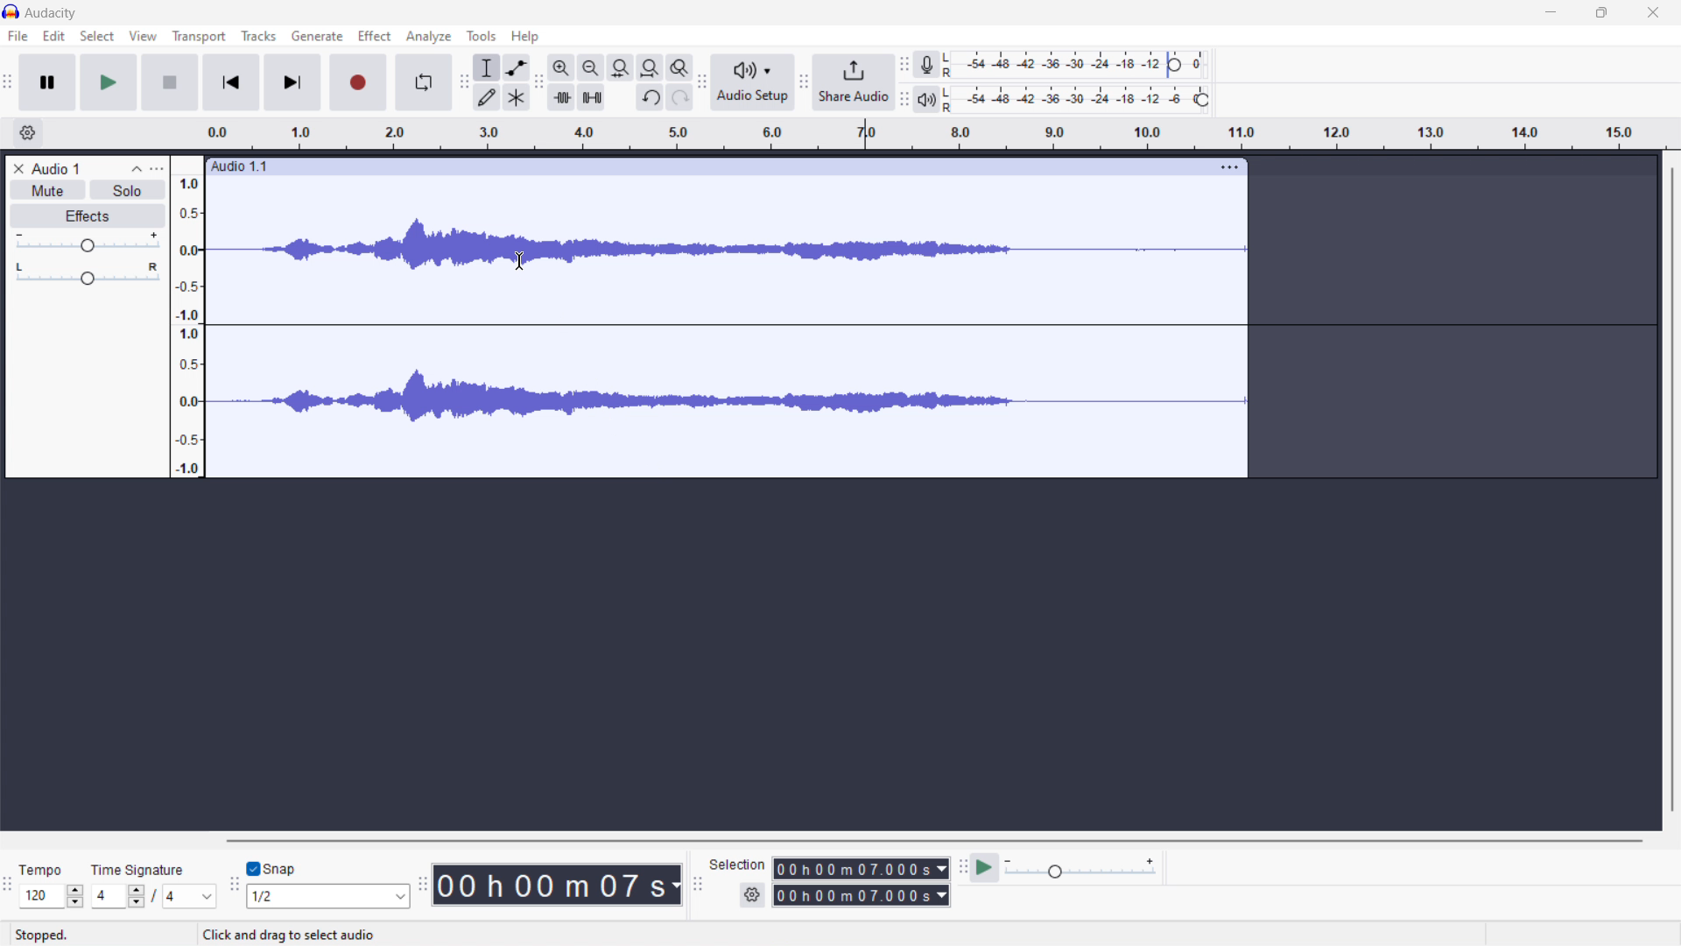 Image resolution: width=1681 pixels, height=946 pixels. What do you see at coordinates (53, 14) in the screenshot?
I see `audacity` at bounding box center [53, 14].